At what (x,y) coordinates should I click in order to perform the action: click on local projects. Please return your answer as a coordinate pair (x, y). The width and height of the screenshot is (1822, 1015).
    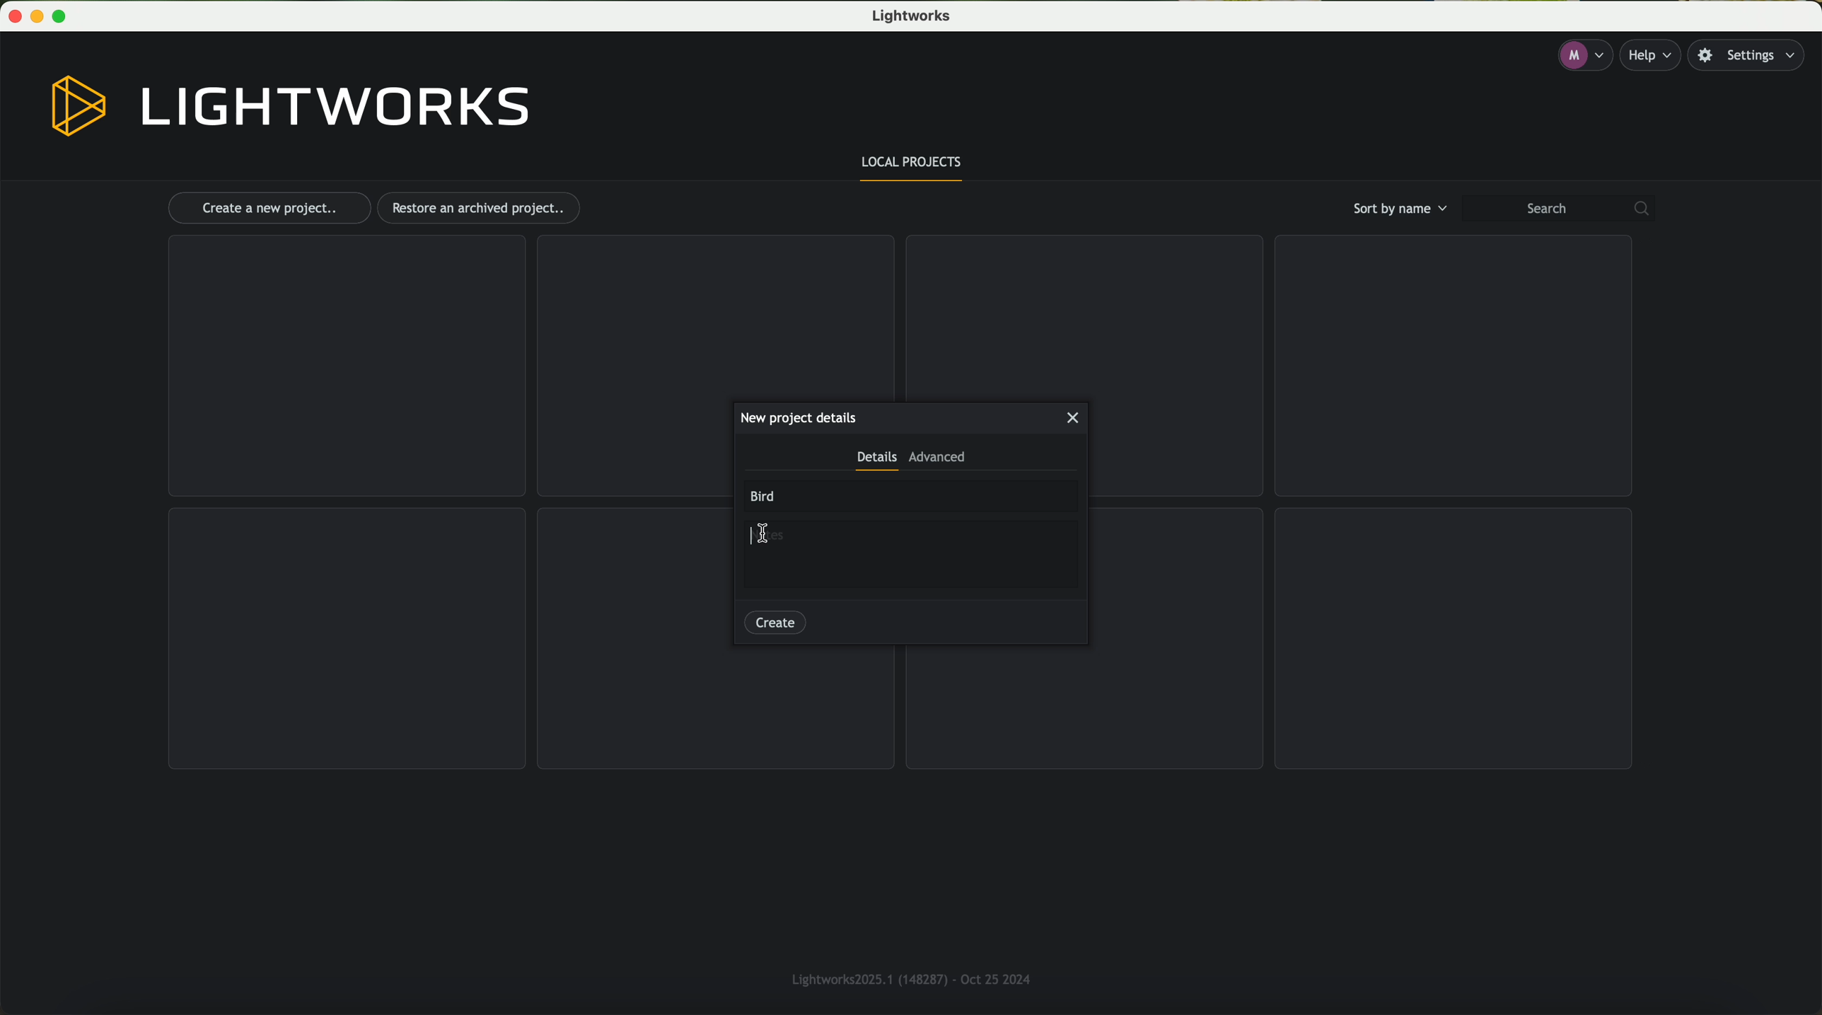
    Looking at the image, I should click on (913, 166).